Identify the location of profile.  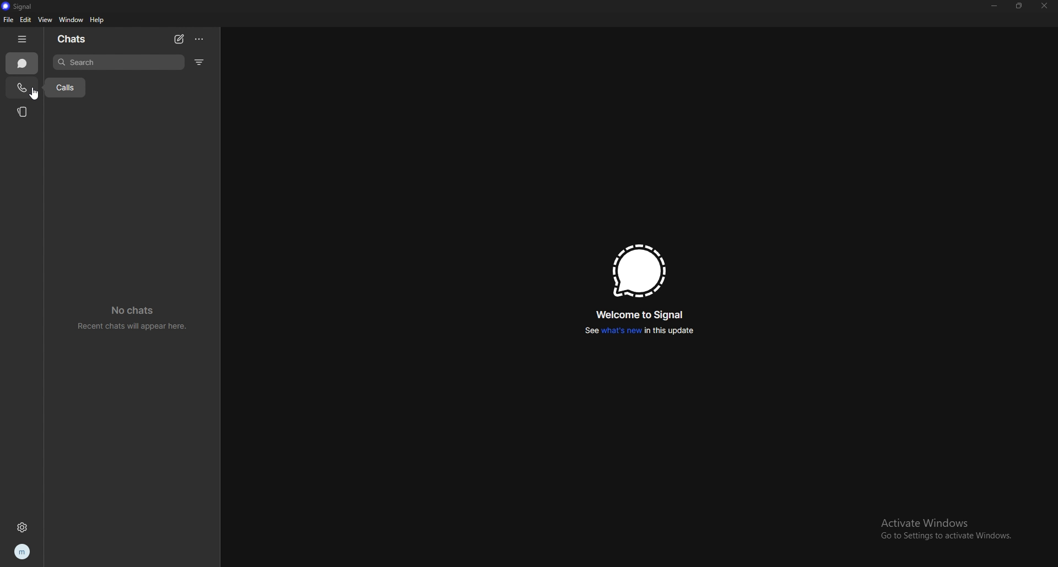
(21, 552).